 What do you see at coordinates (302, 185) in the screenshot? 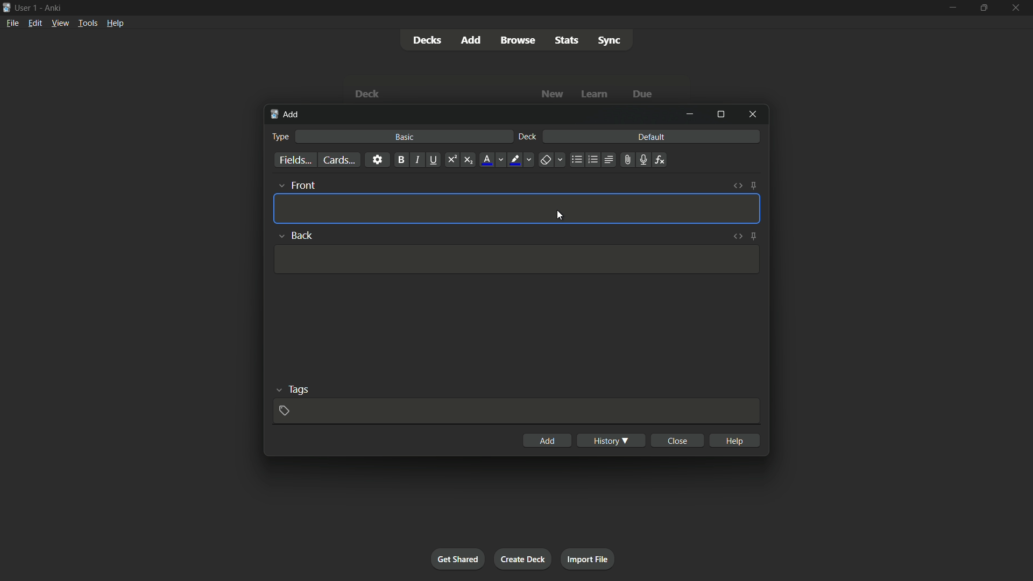
I see `front` at bounding box center [302, 185].